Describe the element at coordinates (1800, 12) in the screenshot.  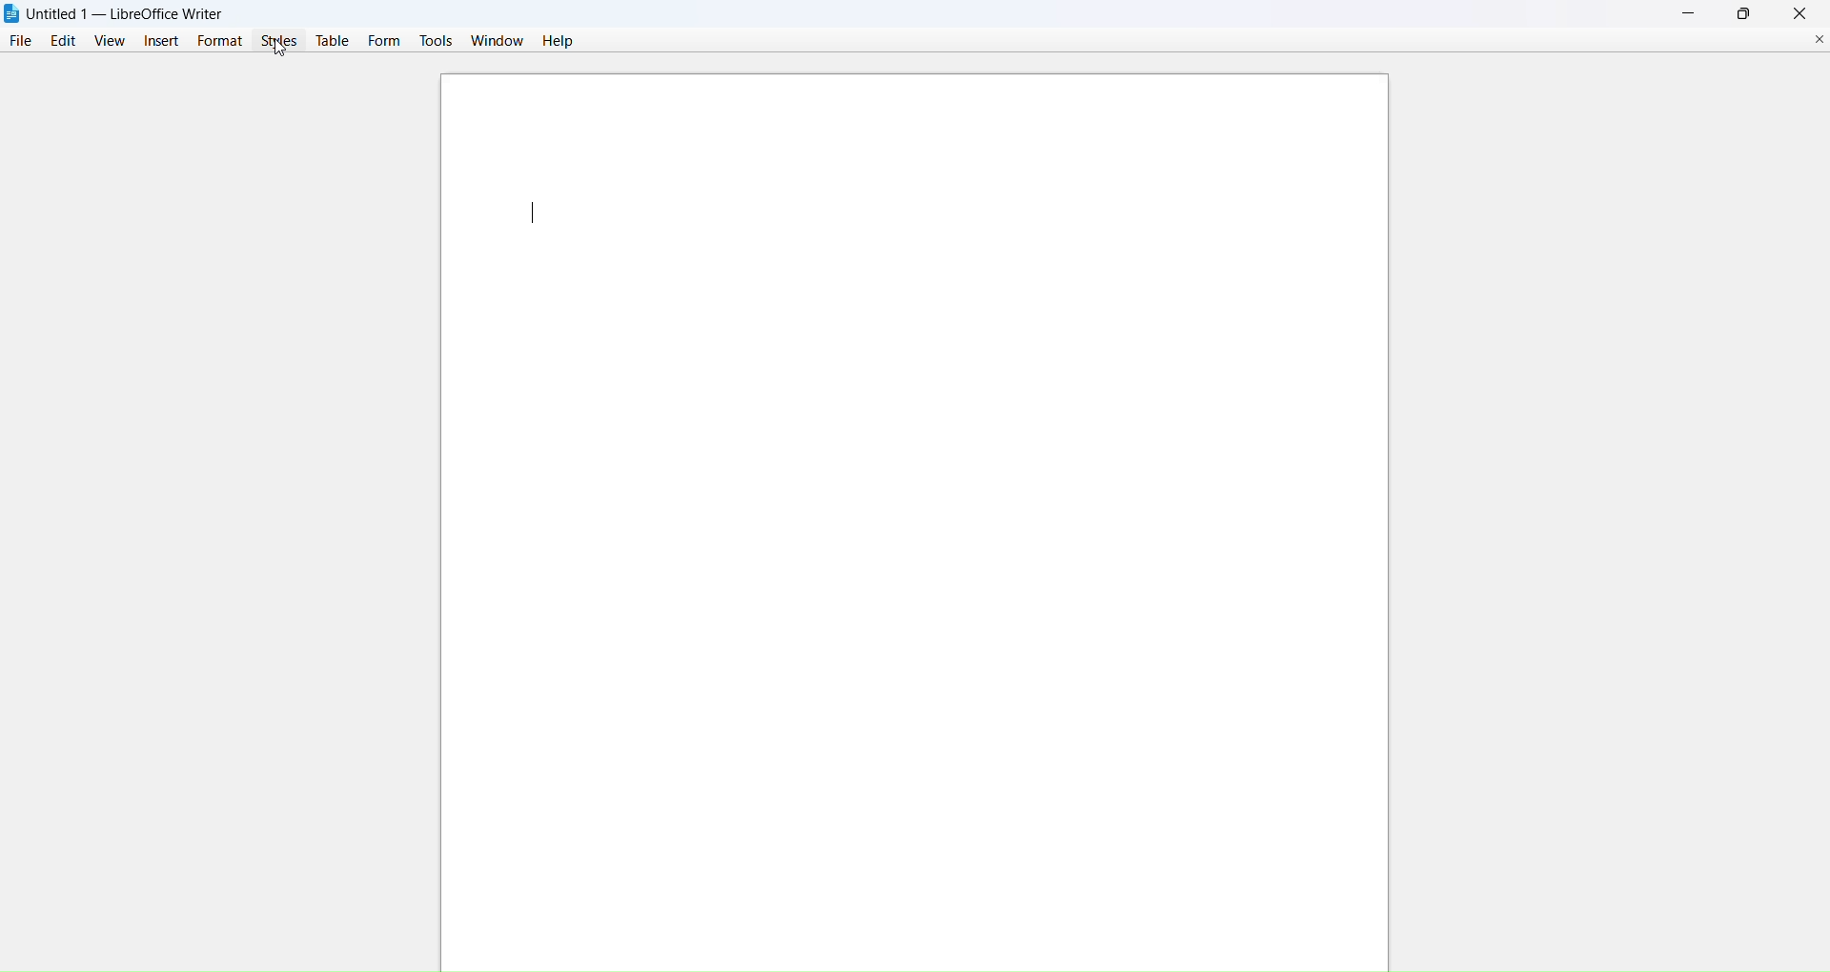
I see `close` at that location.